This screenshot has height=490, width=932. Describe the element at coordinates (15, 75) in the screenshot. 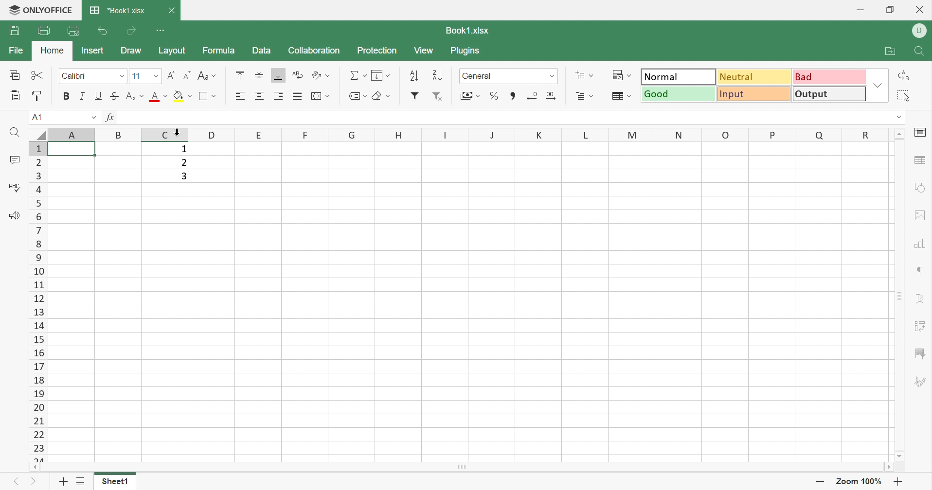

I see `Copy` at that location.